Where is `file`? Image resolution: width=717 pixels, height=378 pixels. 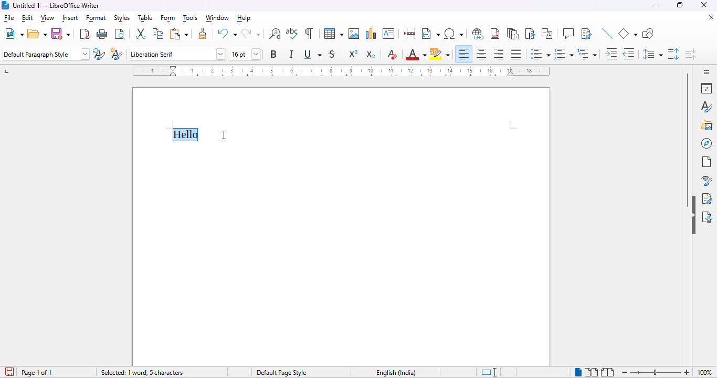 file is located at coordinates (8, 18).